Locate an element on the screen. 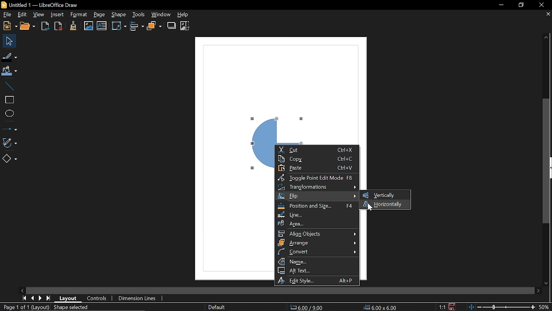 Image resolution: width=552 pixels, height=311 pixels. Export is located at coordinates (45, 26).